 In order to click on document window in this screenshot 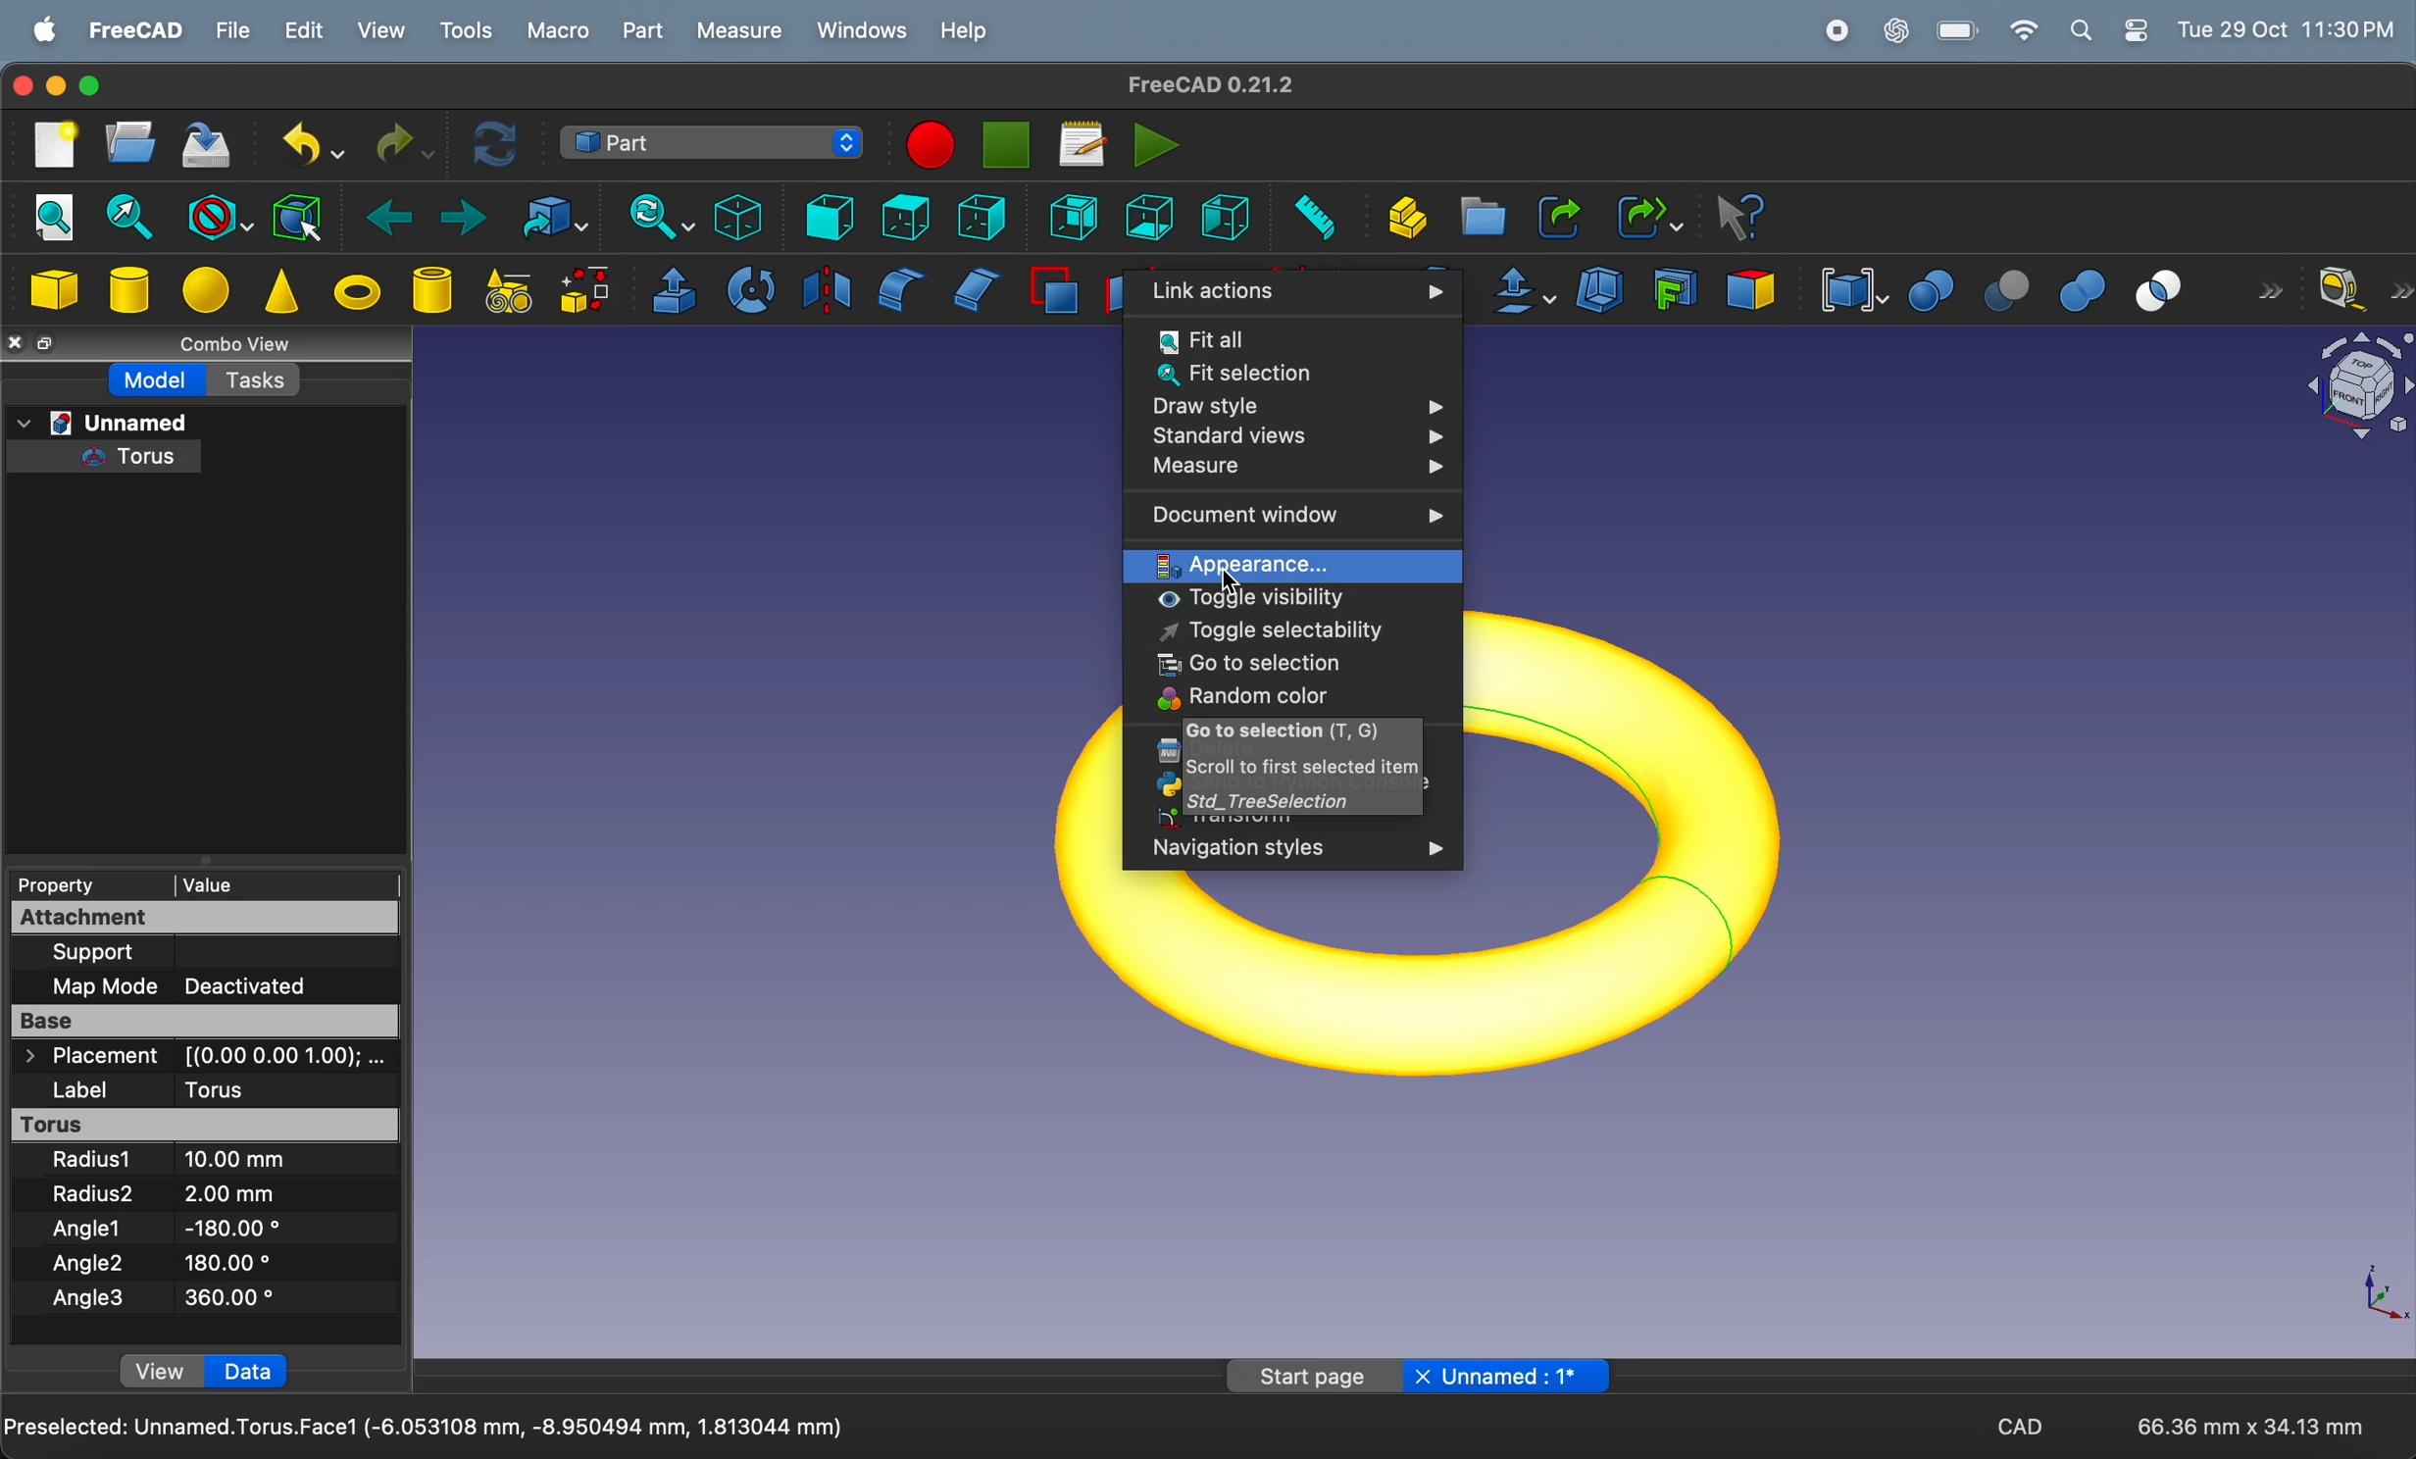, I will do `click(1284, 513)`.